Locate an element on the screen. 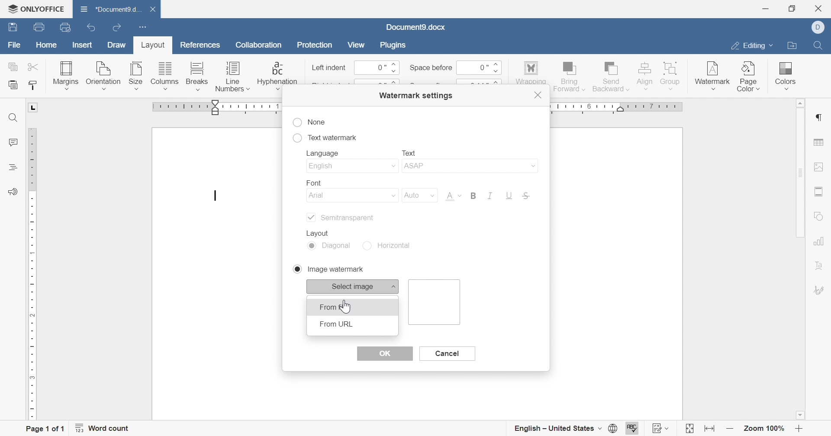 The width and height of the screenshot is (831, 436). close is located at coordinates (157, 10).